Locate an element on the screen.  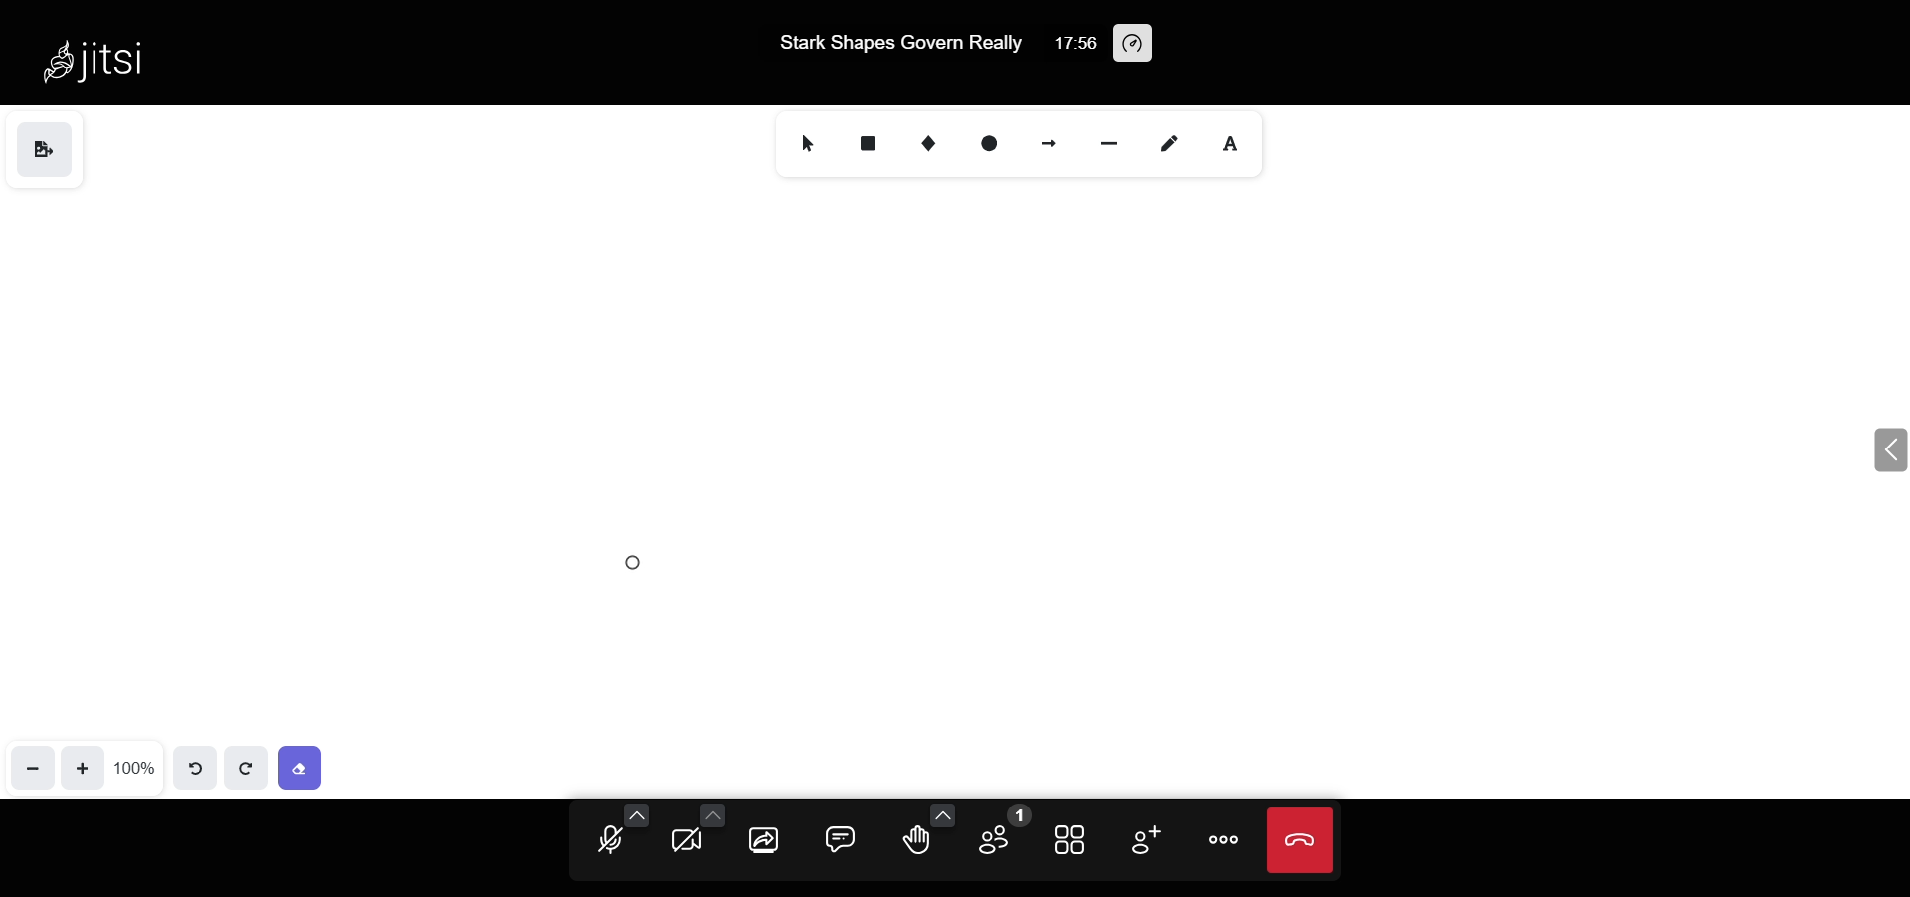
draw is located at coordinates (1171, 143).